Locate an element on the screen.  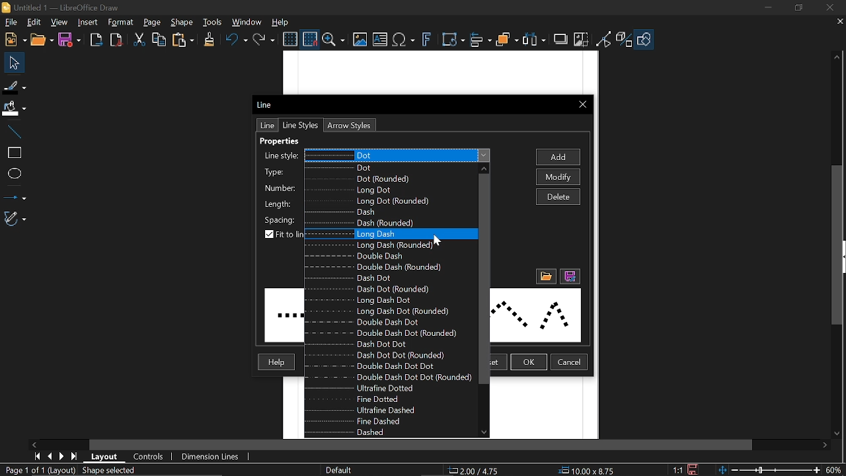
Add is located at coordinates (559, 157).